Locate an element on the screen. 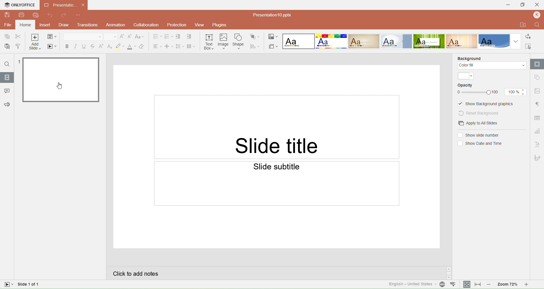 The height and width of the screenshot is (289, 544). Office is located at coordinates (494, 41).